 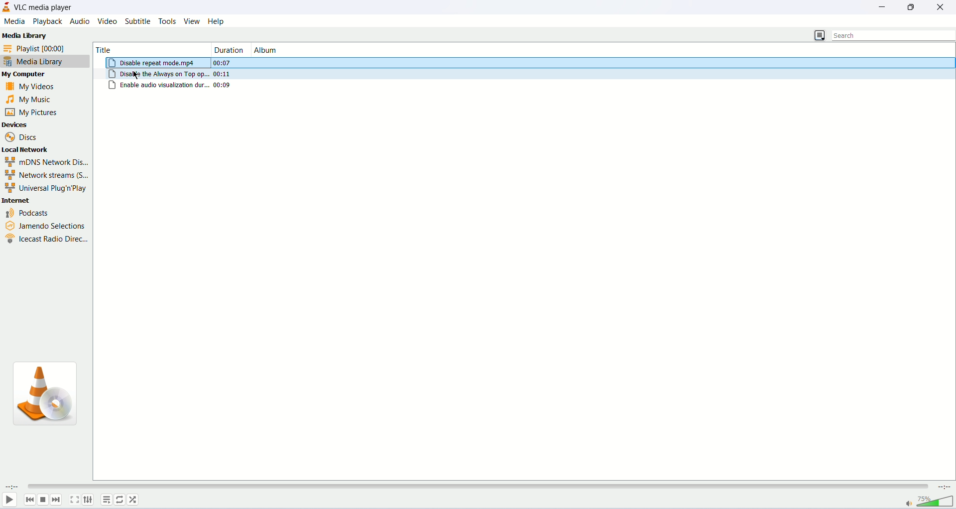 I want to click on playback, so click(x=47, y=21).